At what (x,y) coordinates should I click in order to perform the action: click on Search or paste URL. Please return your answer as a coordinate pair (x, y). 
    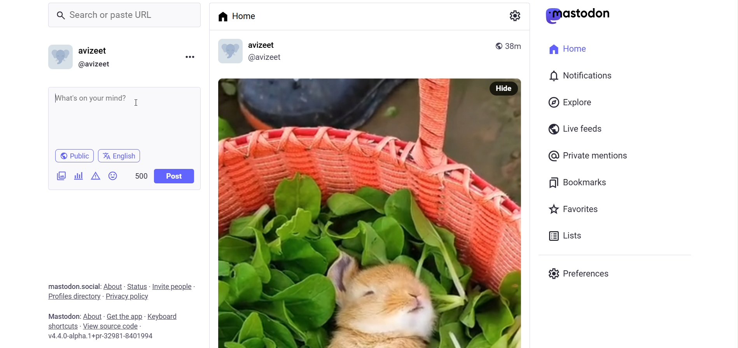
    Looking at the image, I should click on (126, 16).